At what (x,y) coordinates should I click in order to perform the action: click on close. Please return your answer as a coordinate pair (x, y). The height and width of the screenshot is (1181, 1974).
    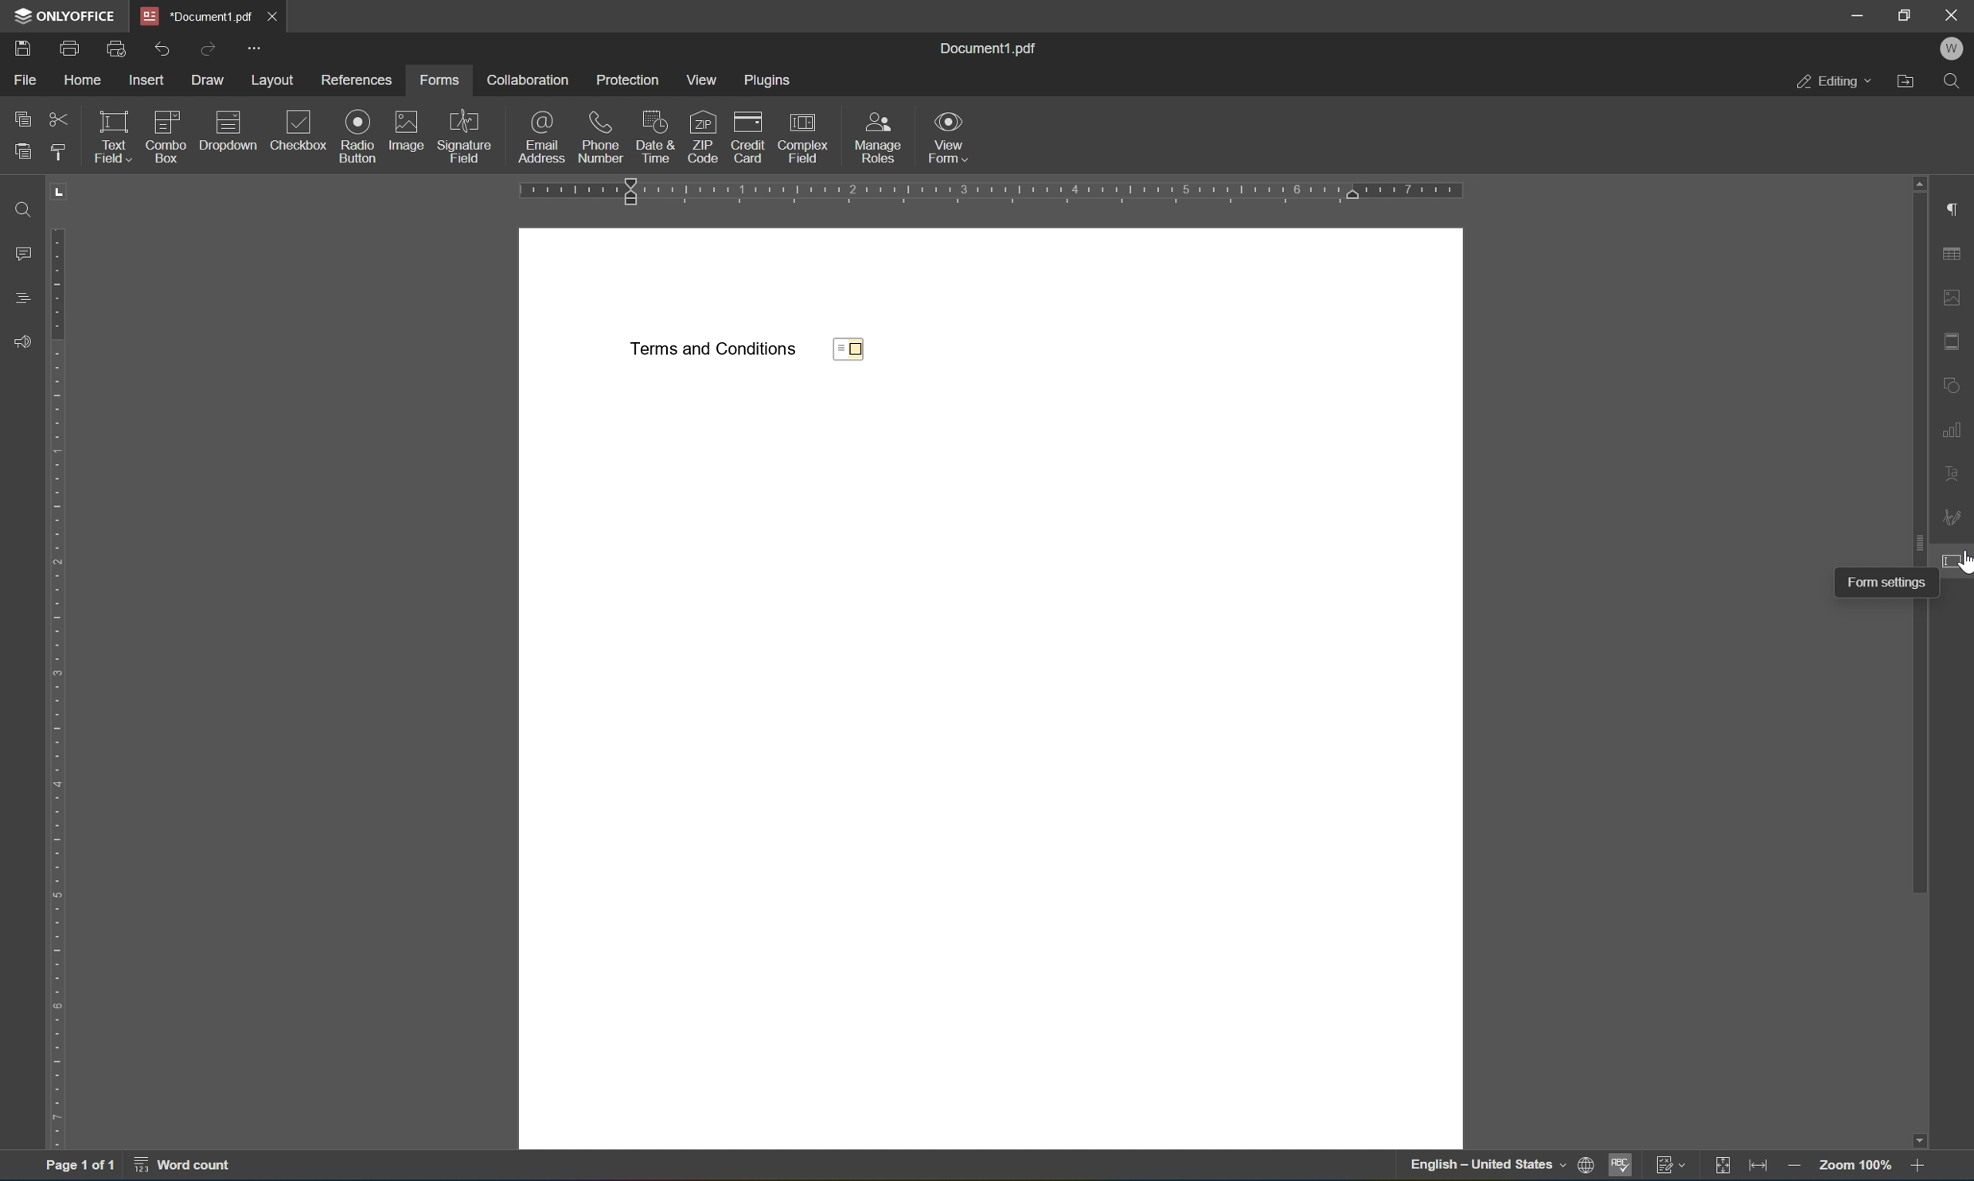
    Looking at the image, I should click on (274, 15).